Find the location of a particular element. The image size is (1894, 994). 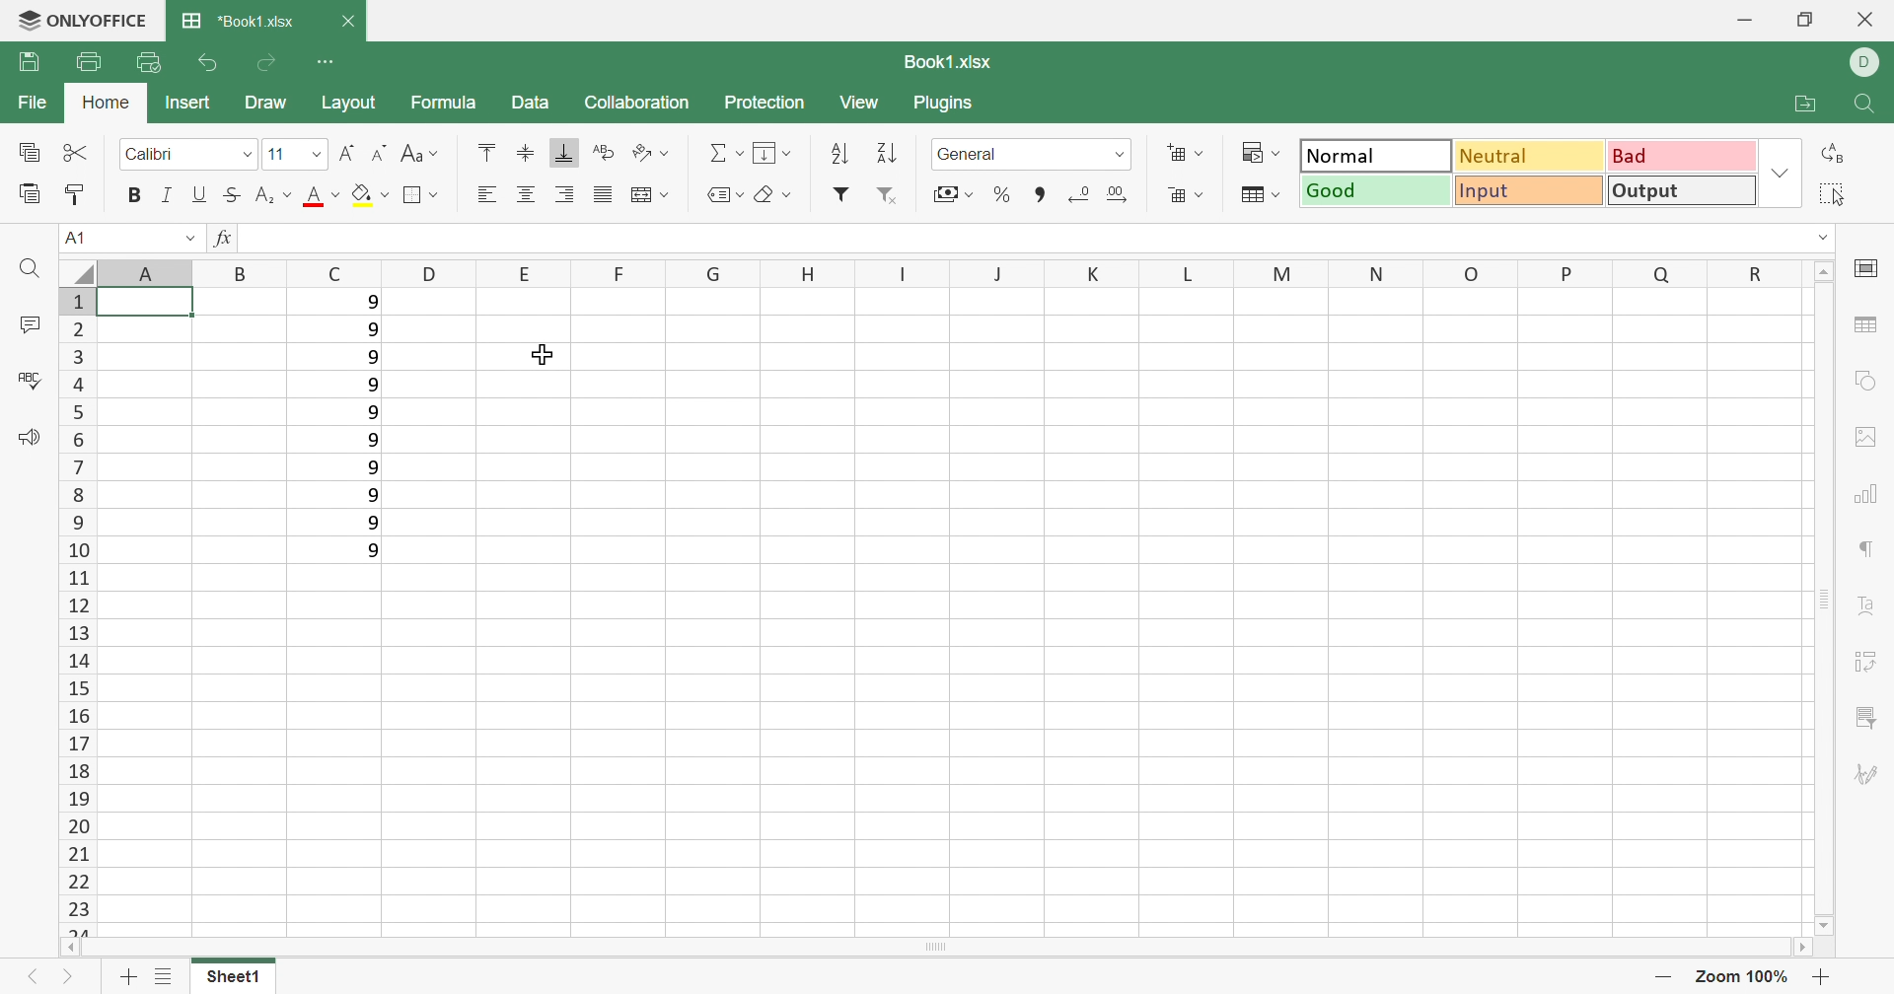

Align Left is located at coordinates (486, 194).